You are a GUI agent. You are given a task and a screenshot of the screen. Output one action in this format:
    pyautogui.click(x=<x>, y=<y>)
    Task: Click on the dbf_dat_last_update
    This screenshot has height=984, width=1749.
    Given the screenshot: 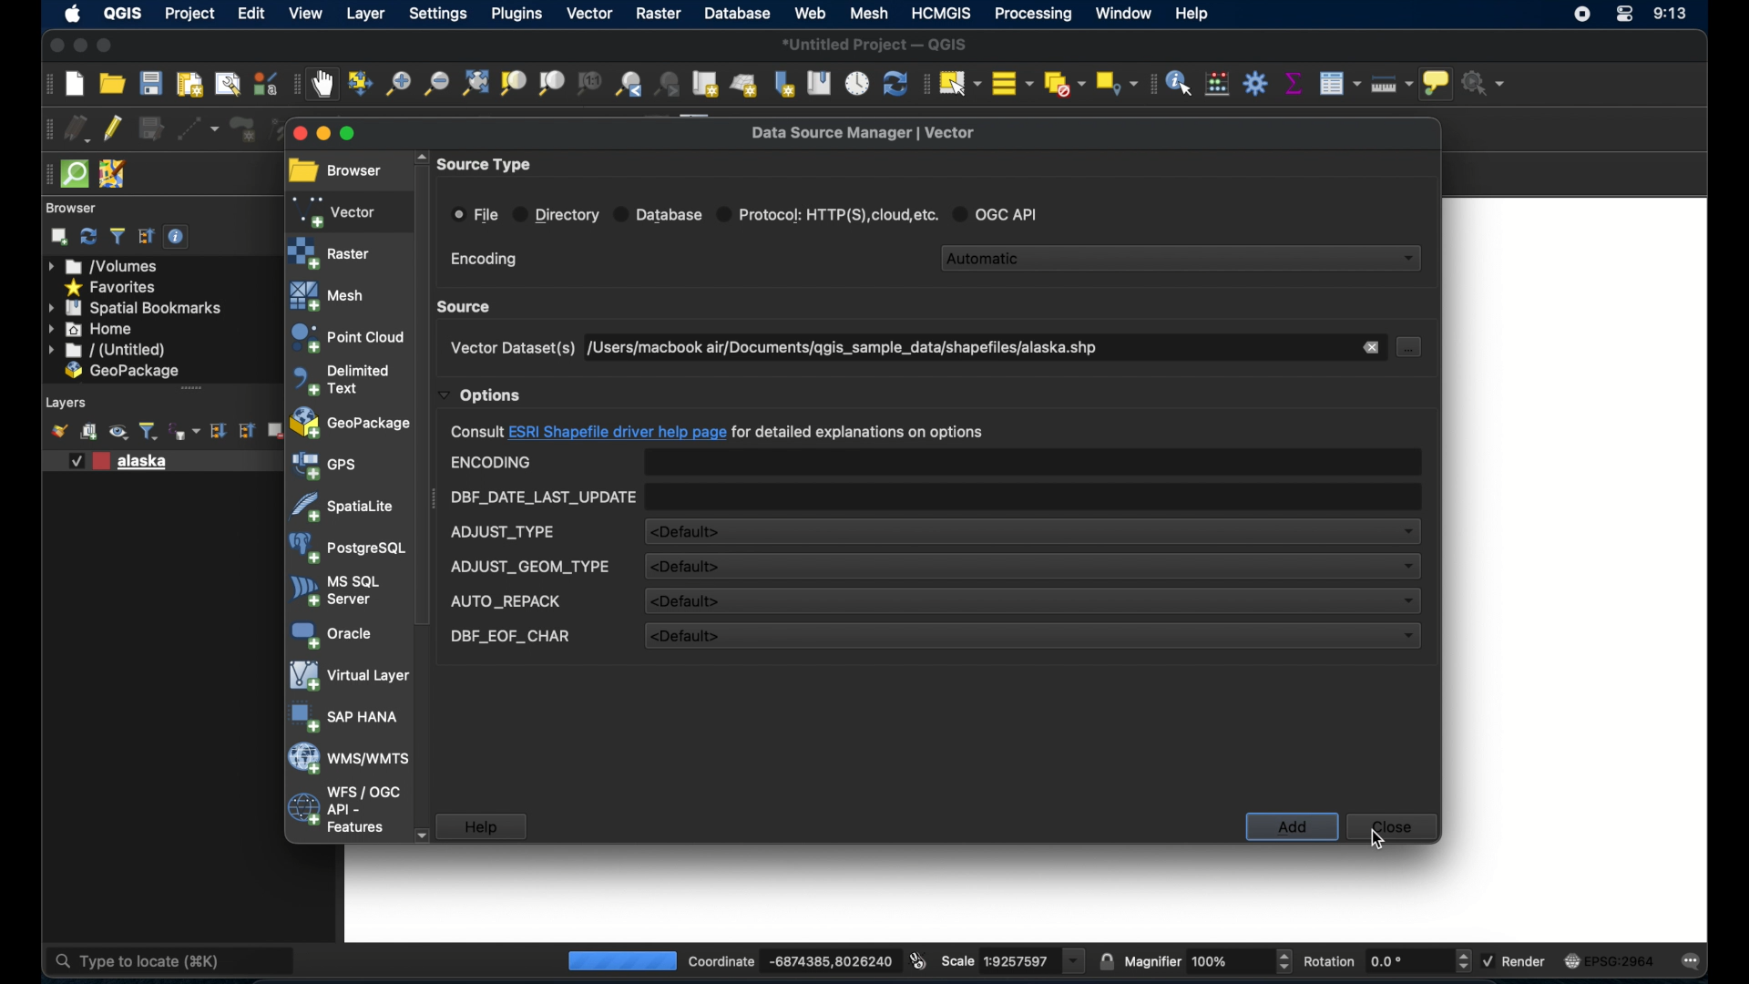 What is the action you would take?
    pyautogui.click(x=542, y=497)
    